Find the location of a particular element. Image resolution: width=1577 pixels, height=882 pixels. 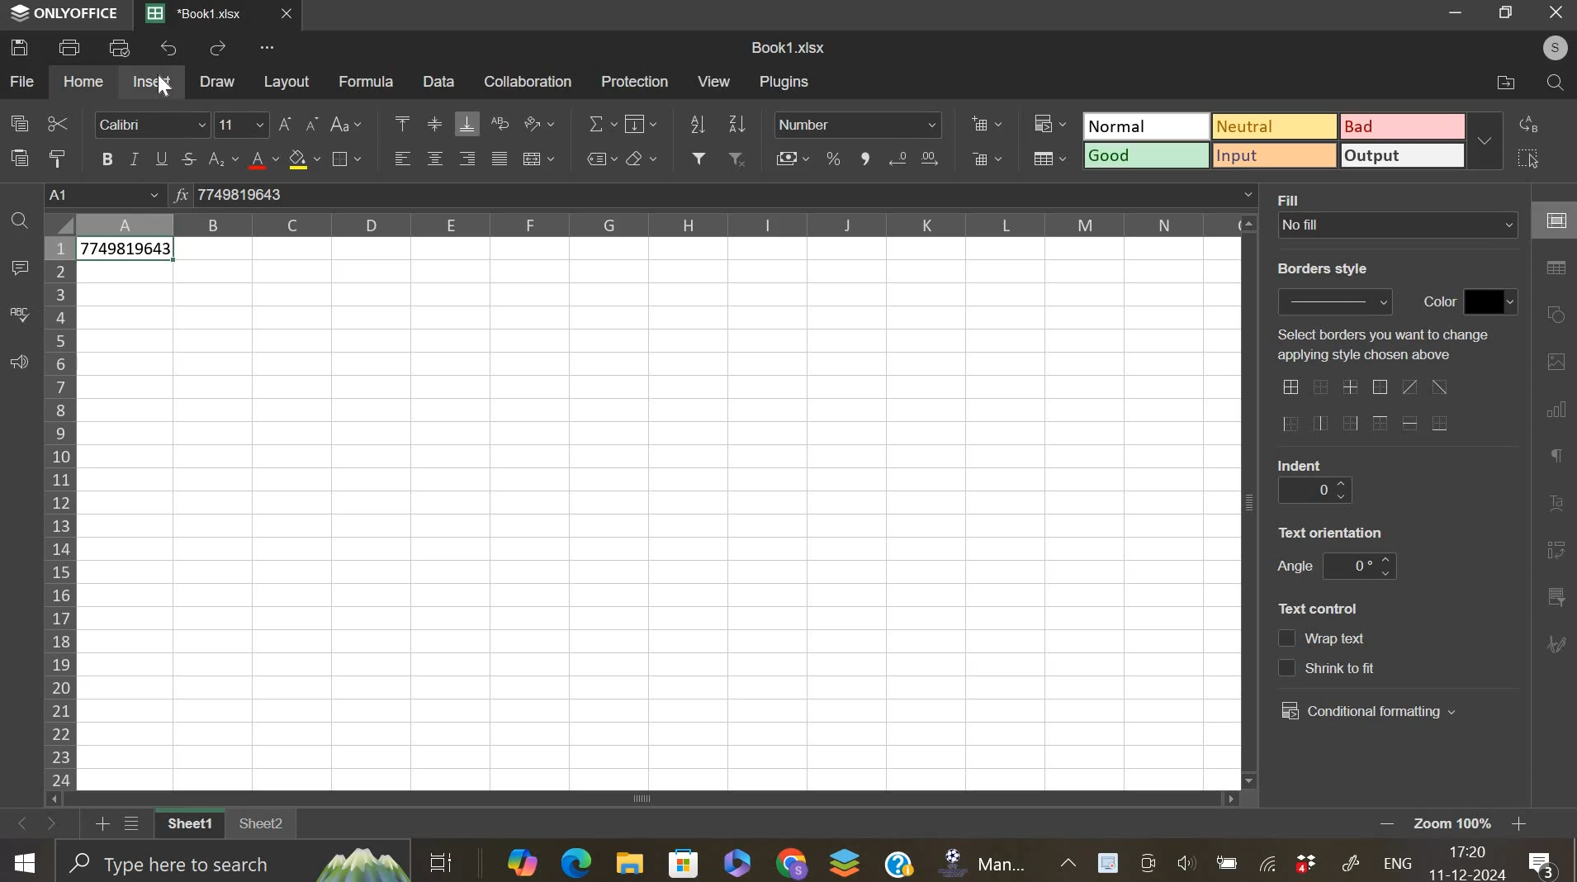

cut is located at coordinates (57, 126).